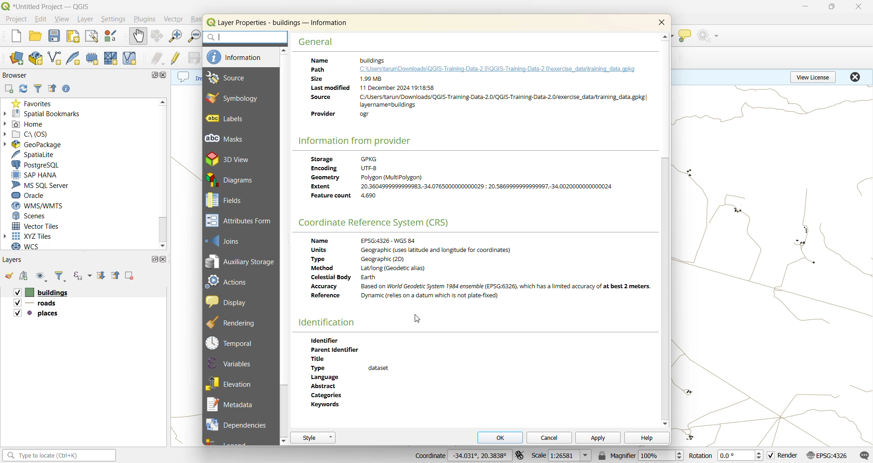 The width and height of the screenshot is (873, 463). What do you see at coordinates (226, 201) in the screenshot?
I see `fields` at bounding box center [226, 201].